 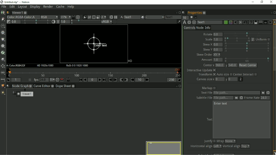 I want to click on selection bar, so click(x=248, y=50).